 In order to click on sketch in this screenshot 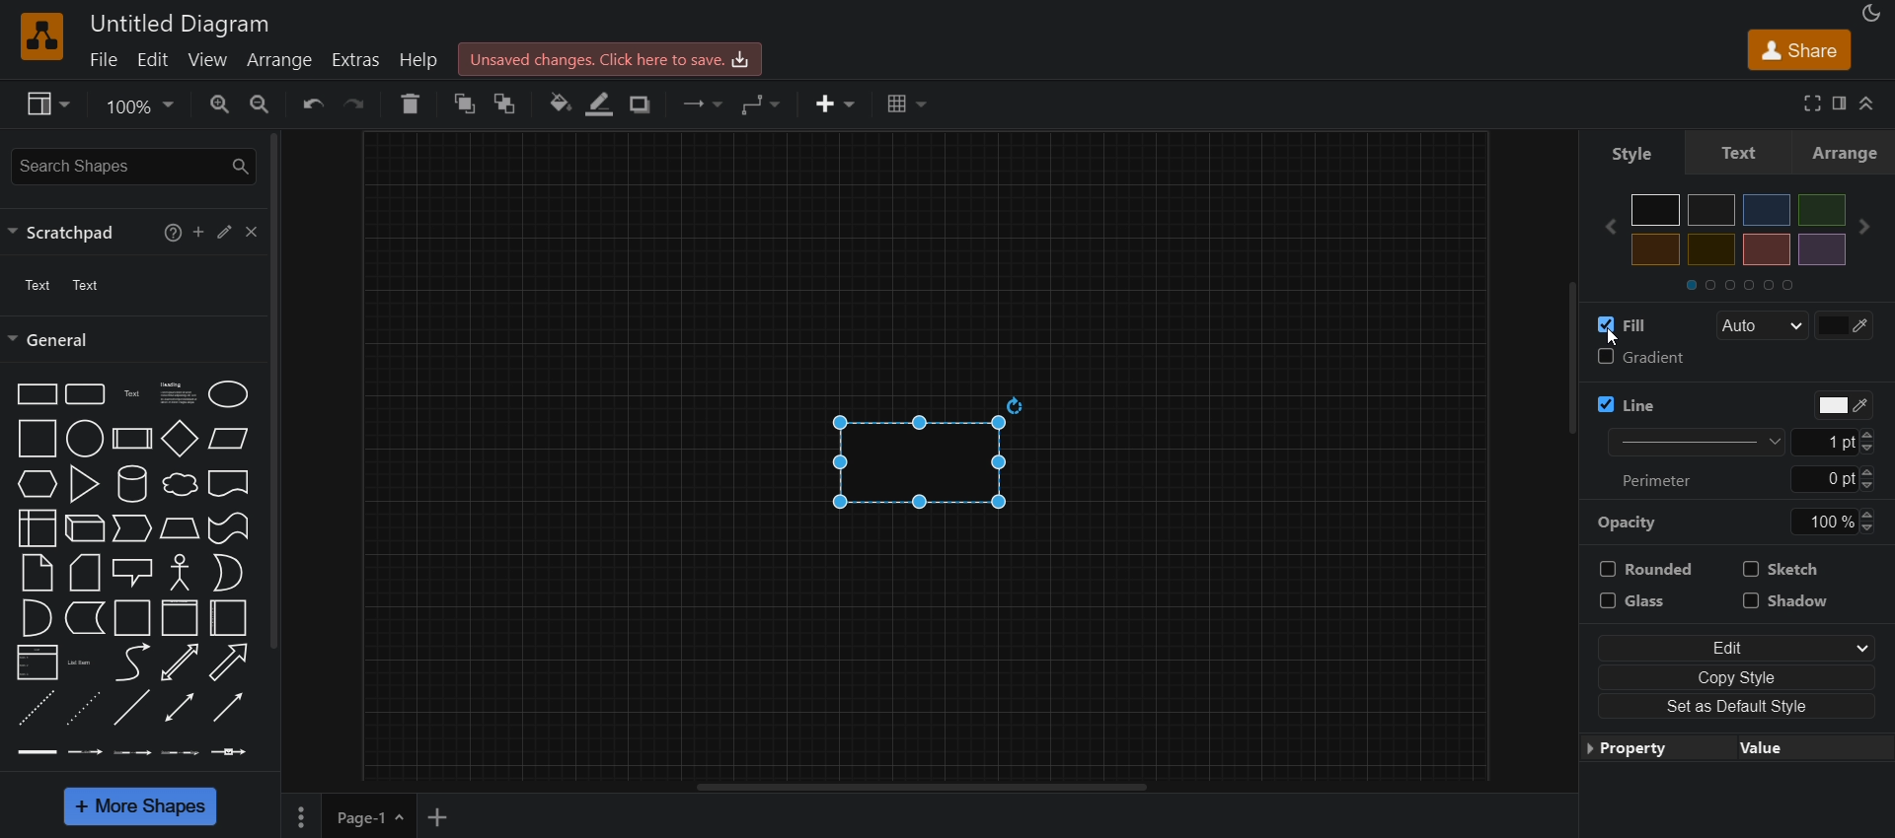, I will do `click(1783, 569)`.